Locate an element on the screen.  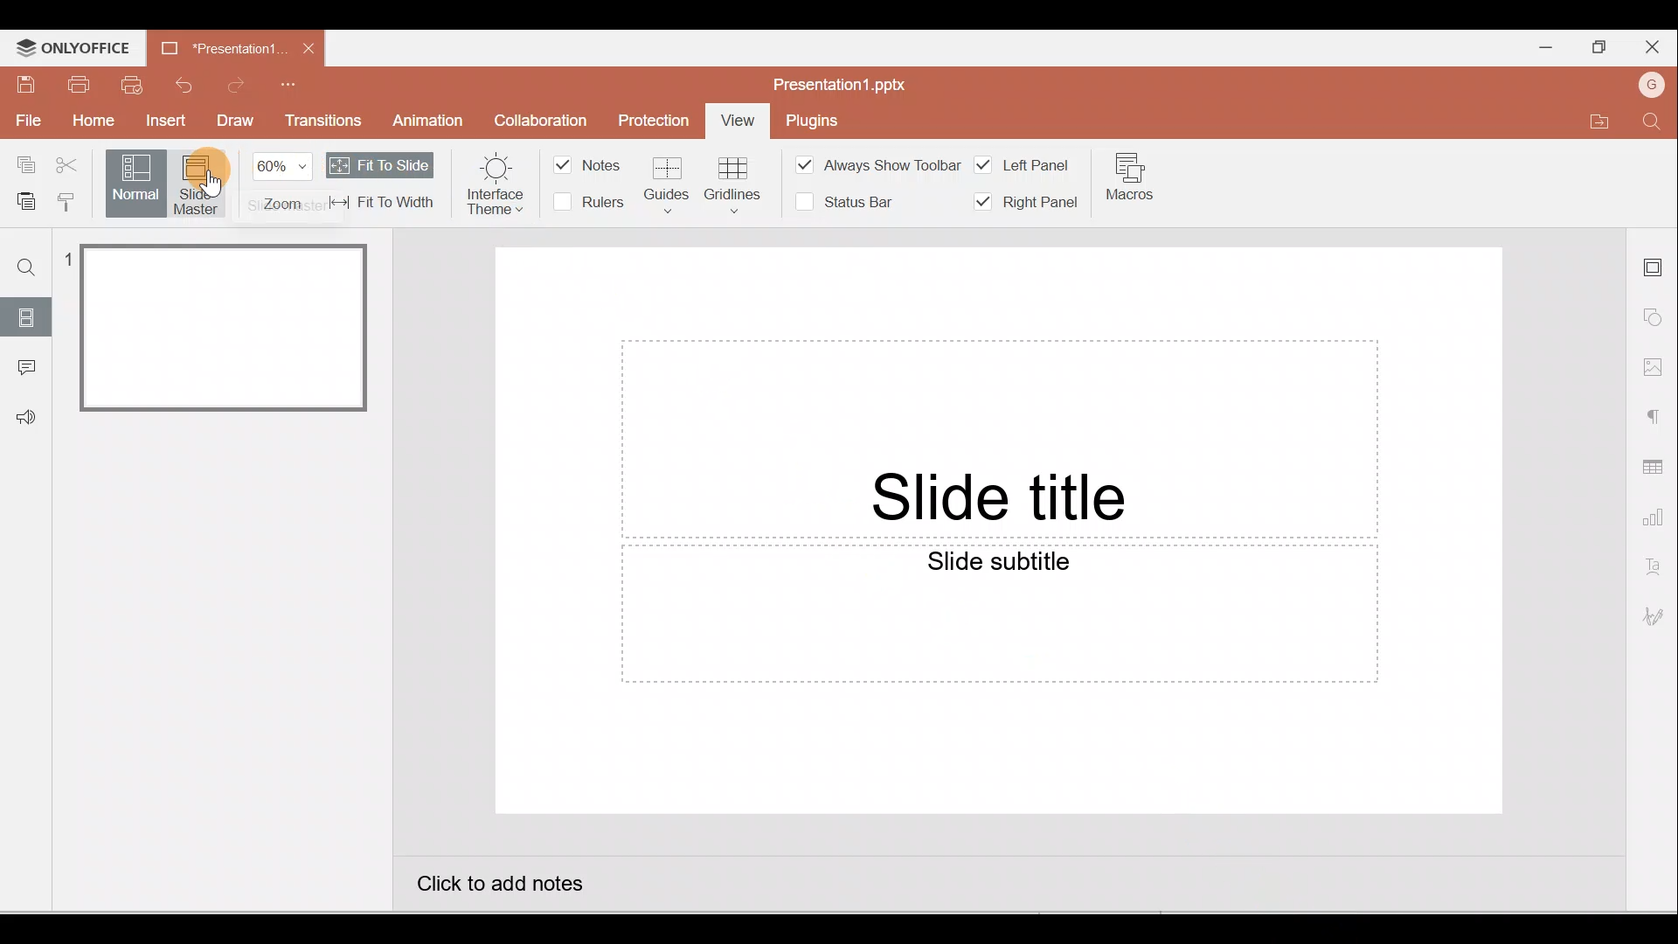
Home is located at coordinates (93, 123).